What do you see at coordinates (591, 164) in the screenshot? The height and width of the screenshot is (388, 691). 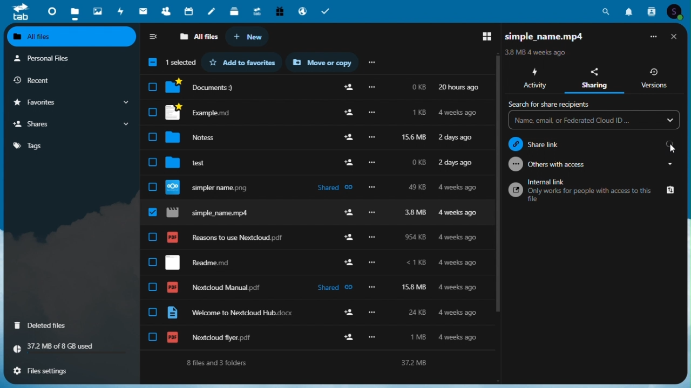 I see `Other` at bounding box center [591, 164].